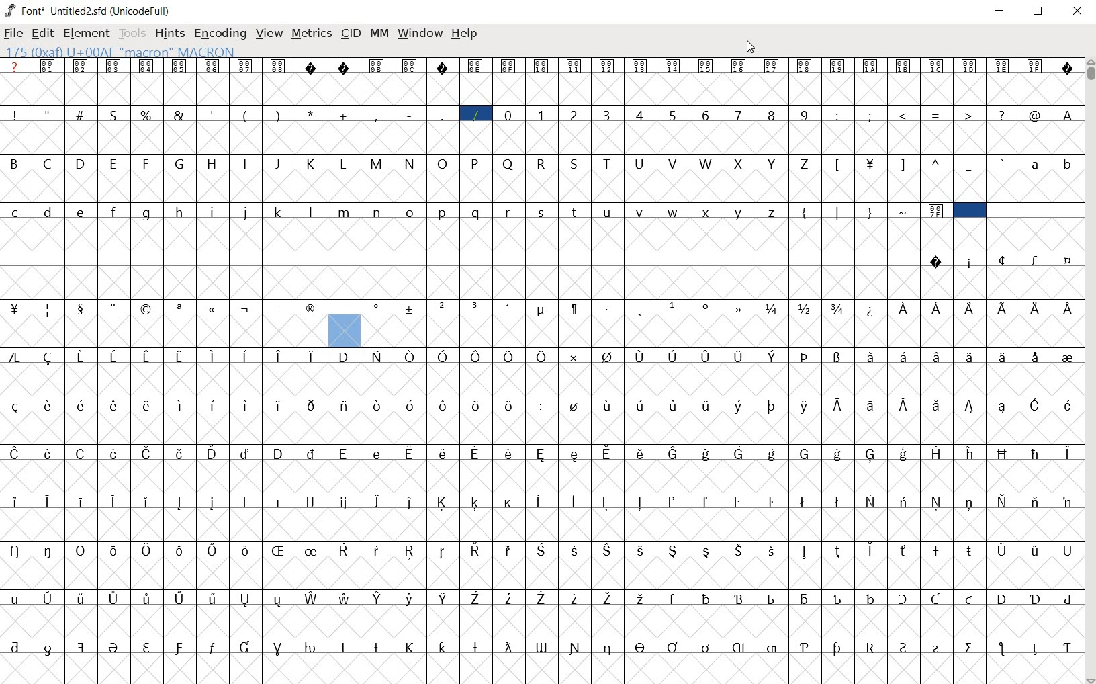 The width and height of the screenshot is (1096, 684). I want to click on #, so click(82, 114).